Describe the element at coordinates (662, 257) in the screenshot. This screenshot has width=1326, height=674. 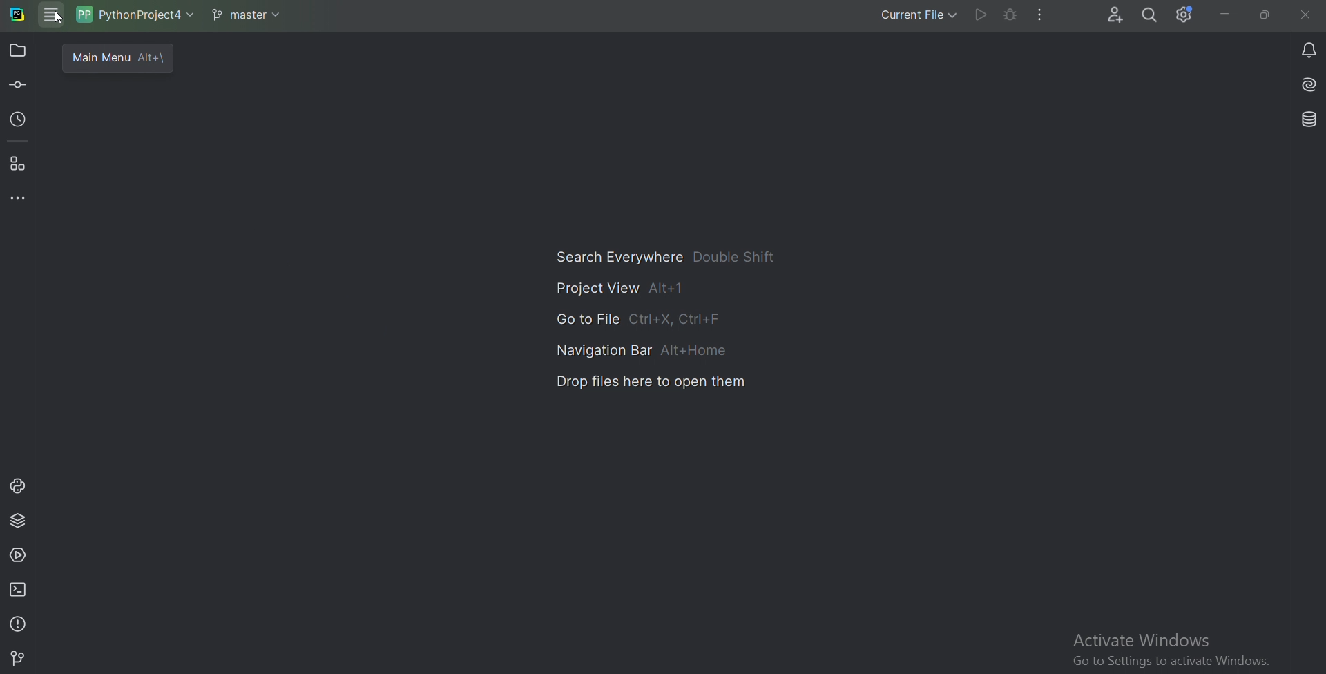
I see `Search Everywhere` at that location.